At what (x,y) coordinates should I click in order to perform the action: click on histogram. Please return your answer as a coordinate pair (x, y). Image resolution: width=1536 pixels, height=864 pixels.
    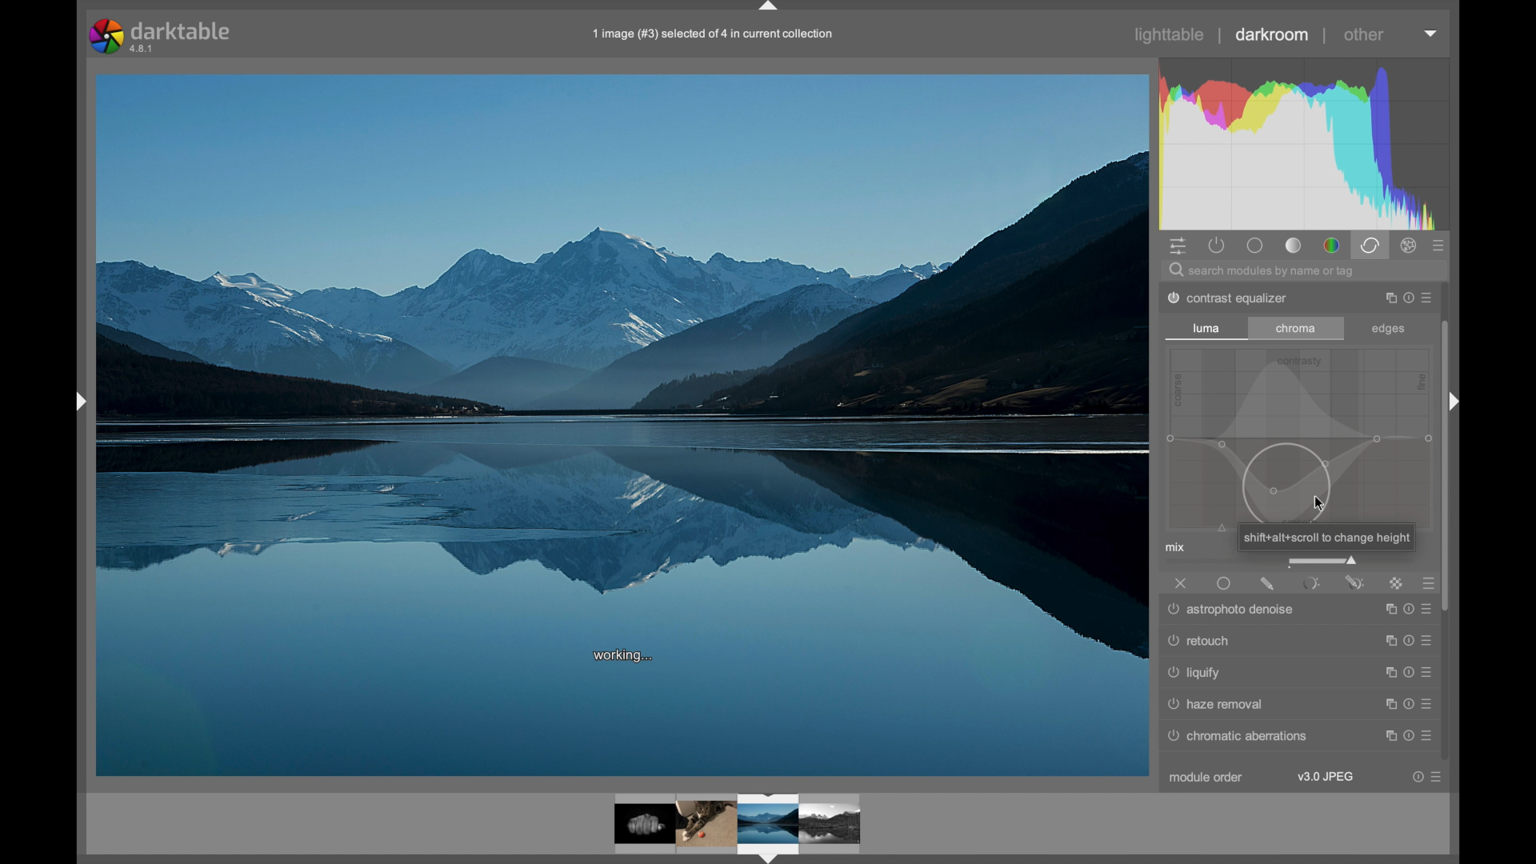
    Looking at the image, I should click on (1306, 142).